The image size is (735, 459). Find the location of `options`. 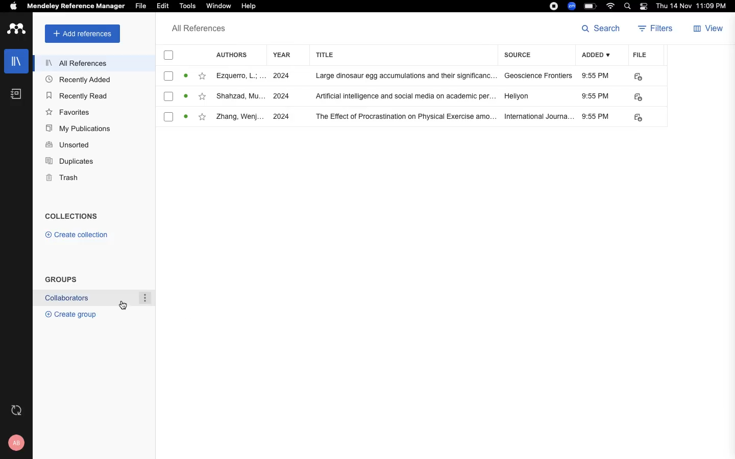

options is located at coordinates (143, 298).